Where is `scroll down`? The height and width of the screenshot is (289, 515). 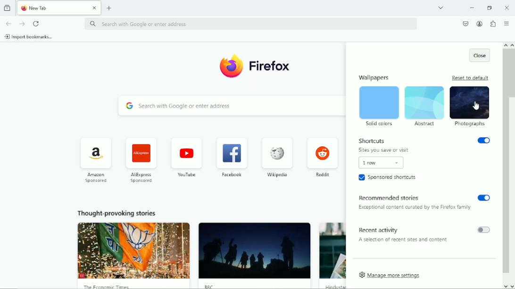 scroll down is located at coordinates (512, 286).